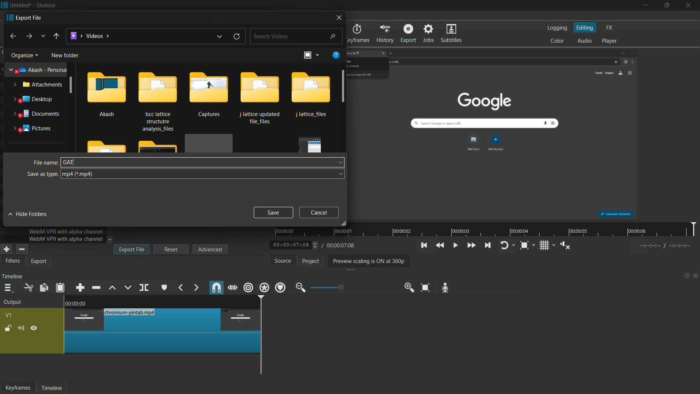 Image resolution: width=700 pixels, height=394 pixels. I want to click on akash-personal, so click(39, 70).